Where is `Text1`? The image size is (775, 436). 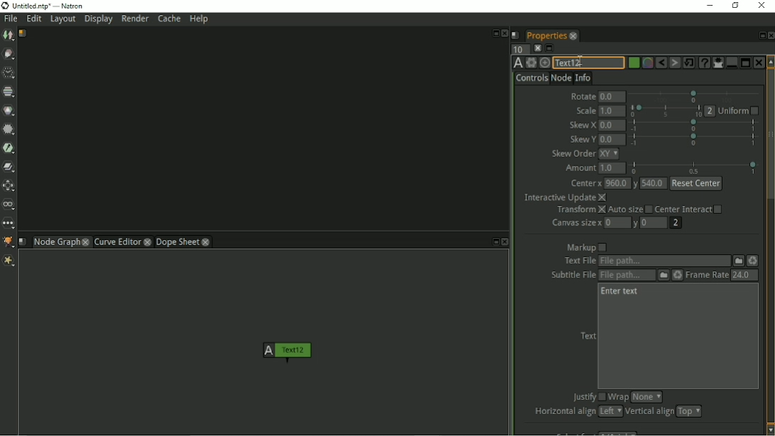 Text1 is located at coordinates (588, 63).